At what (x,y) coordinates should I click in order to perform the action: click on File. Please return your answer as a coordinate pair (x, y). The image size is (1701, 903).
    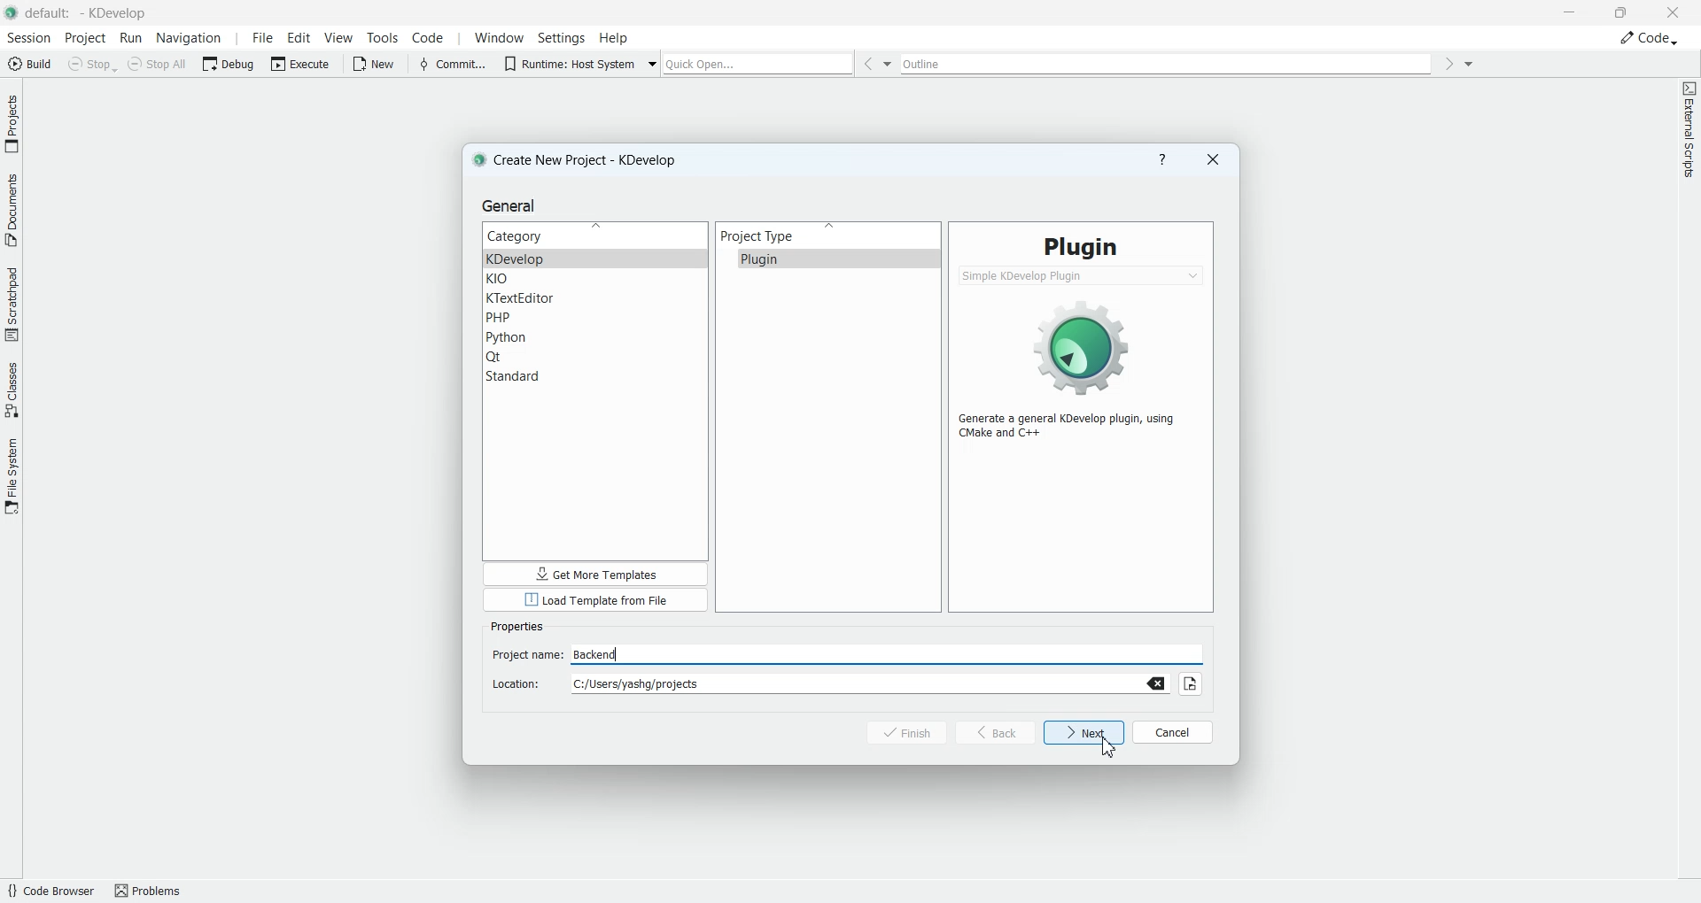
    Looking at the image, I should click on (260, 38).